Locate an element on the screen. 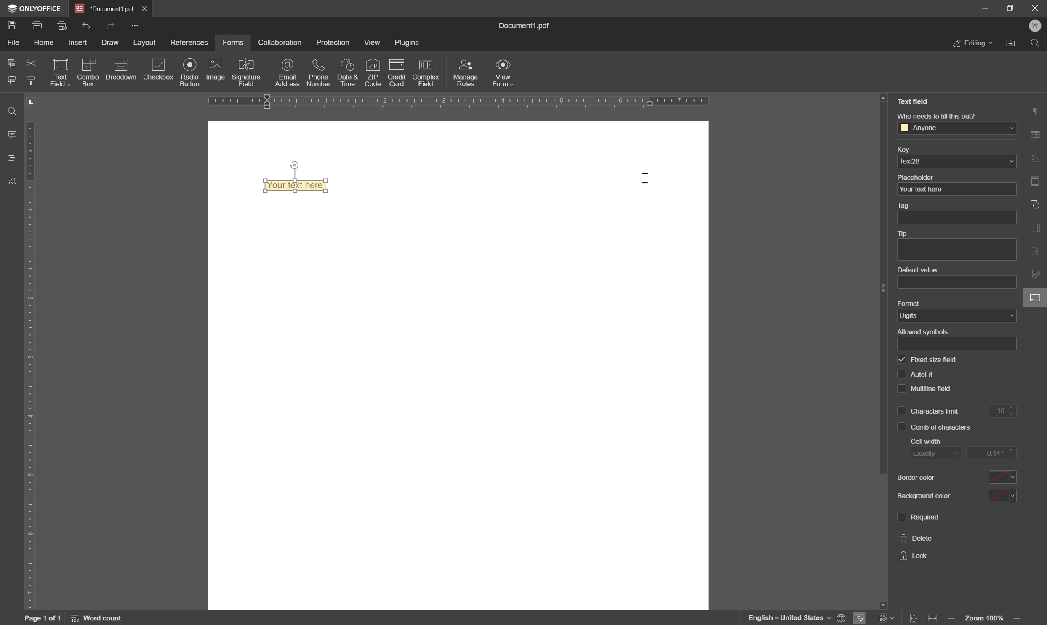 This screenshot has width=1047, height=625. credit card is located at coordinates (397, 73).